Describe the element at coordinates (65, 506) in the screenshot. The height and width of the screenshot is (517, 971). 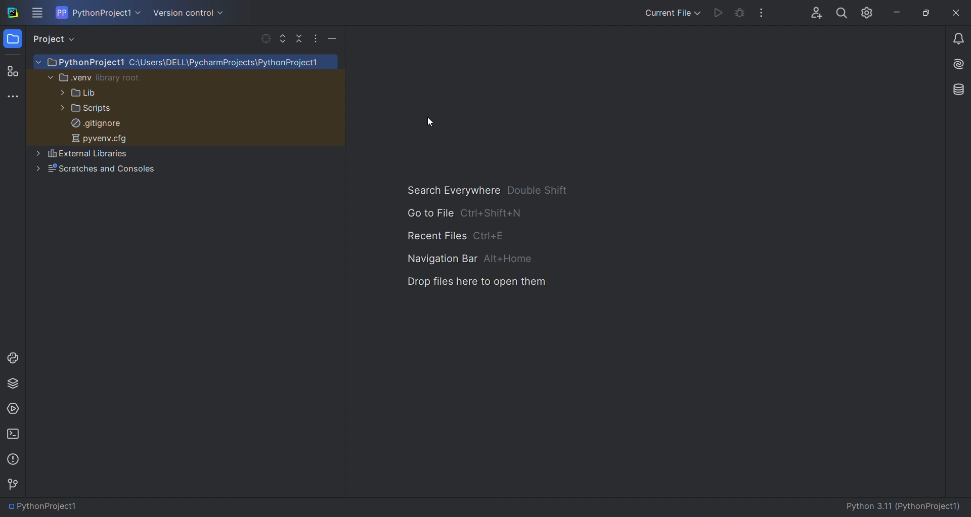
I see `PythonProject1` at that location.